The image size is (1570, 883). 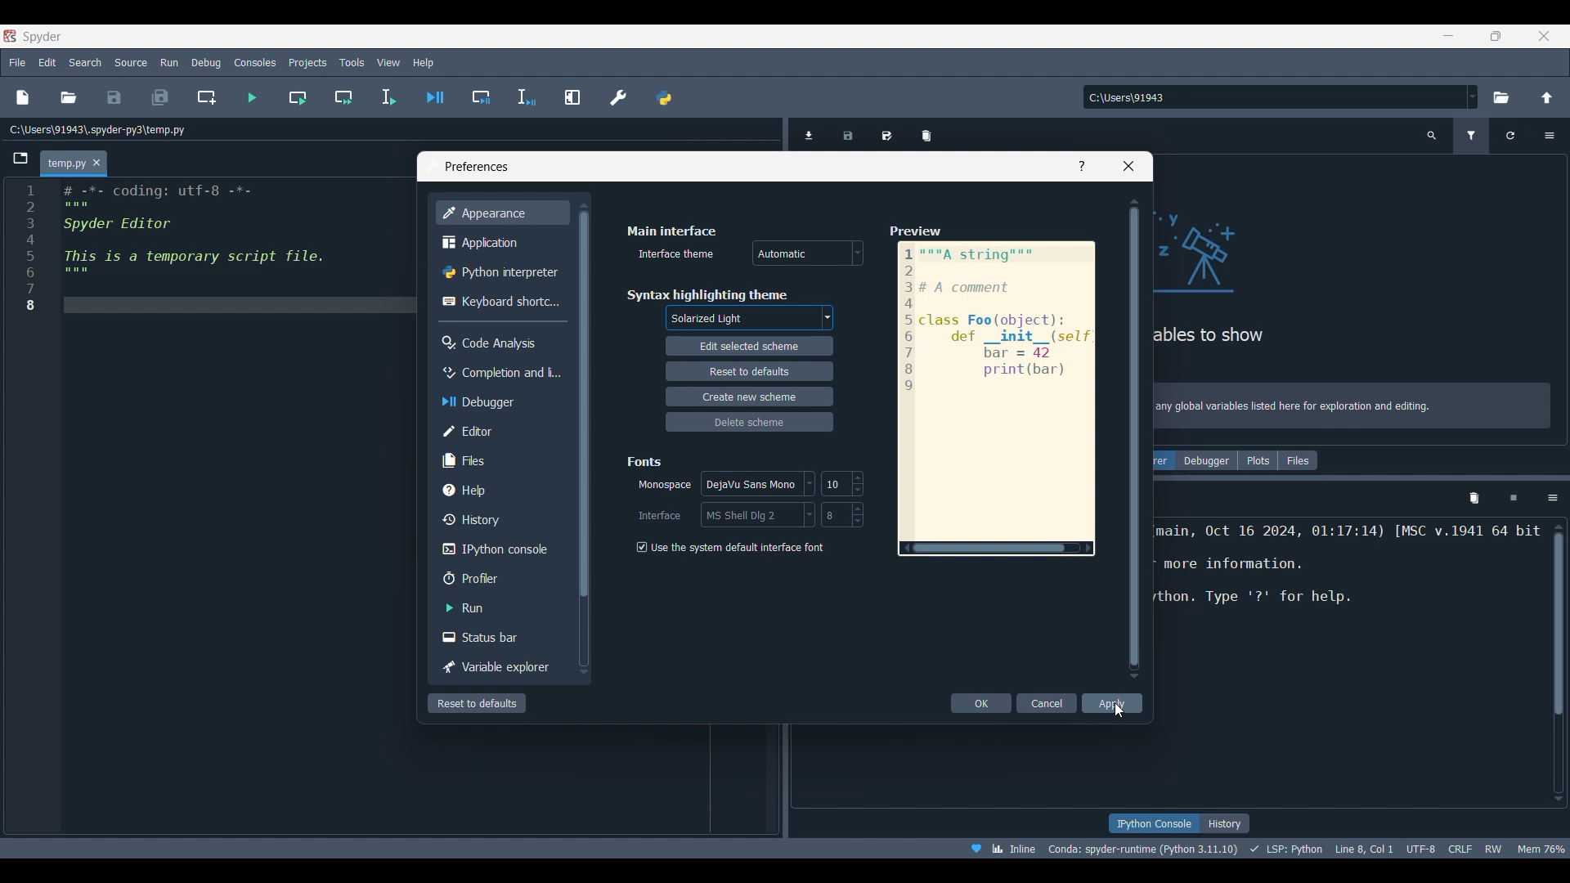 What do you see at coordinates (1135, 438) in the screenshot?
I see `Vertical slide bar` at bounding box center [1135, 438].